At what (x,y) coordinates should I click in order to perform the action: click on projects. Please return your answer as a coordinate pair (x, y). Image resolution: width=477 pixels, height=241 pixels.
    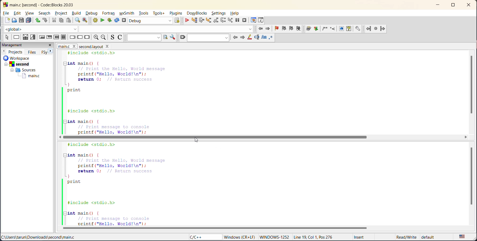
    Looking at the image, I should click on (16, 51).